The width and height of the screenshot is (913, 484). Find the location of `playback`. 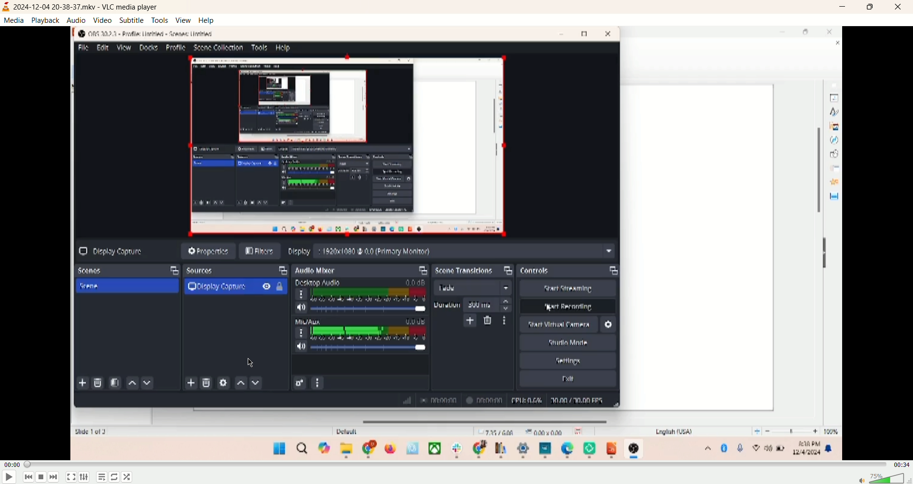

playback is located at coordinates (45, 19).